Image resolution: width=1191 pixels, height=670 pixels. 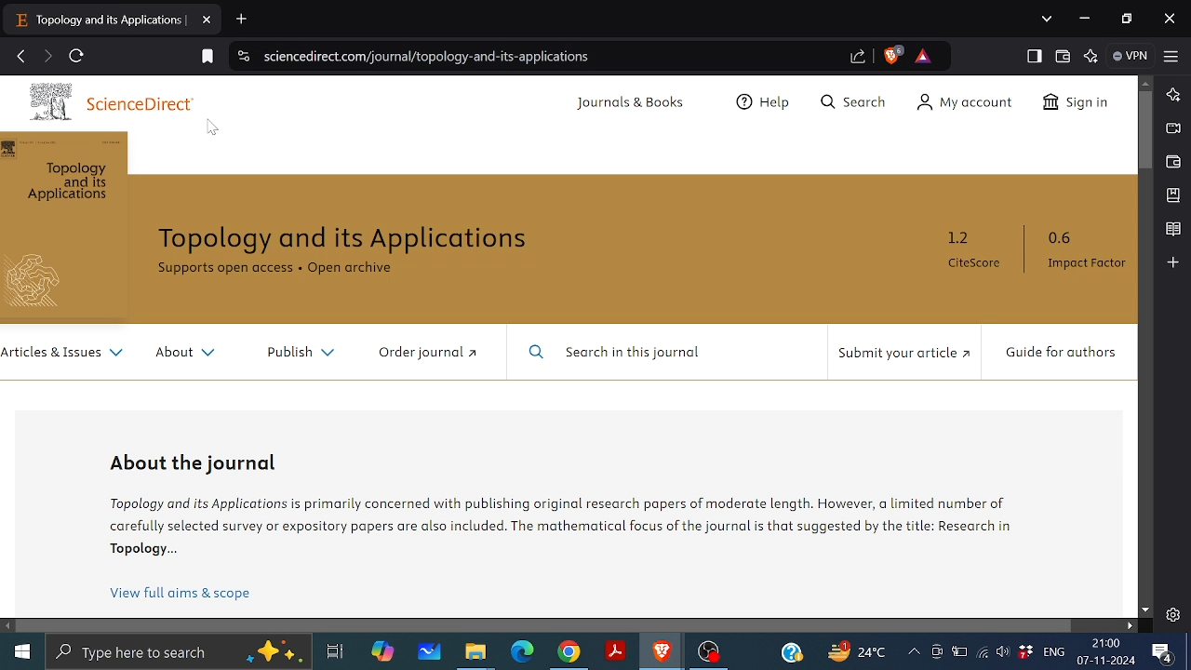 What do you see at coordinates (94, 20) in the screenshot?
I see `Tab in a new window` at bounding box center [94, 20].